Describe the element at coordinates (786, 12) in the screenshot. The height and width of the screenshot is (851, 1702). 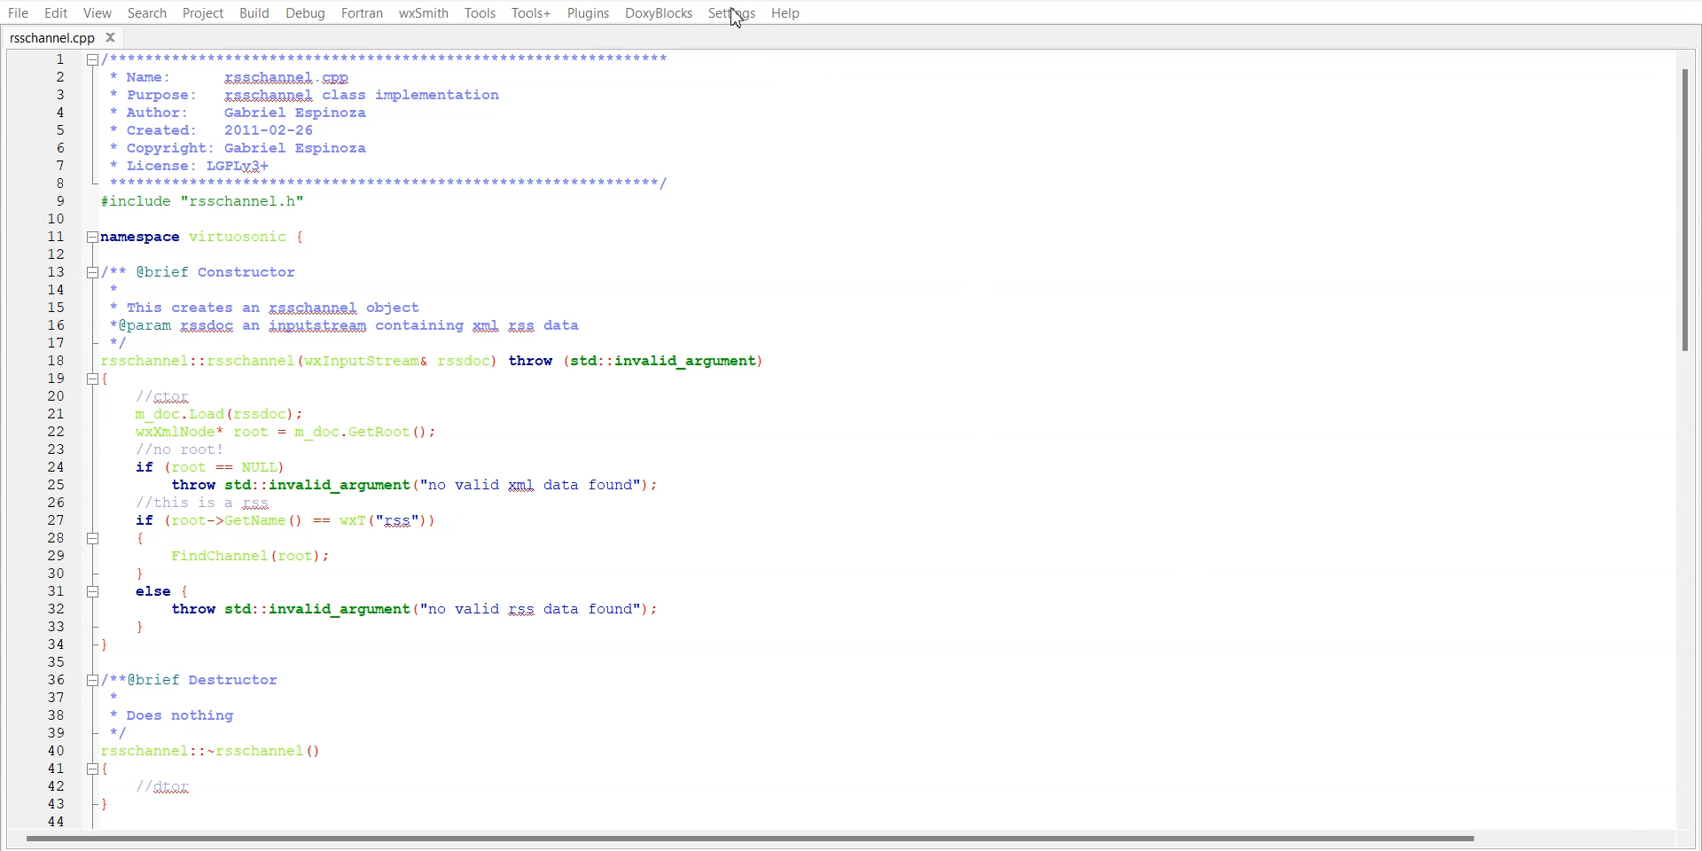
I see `Help` at that location.